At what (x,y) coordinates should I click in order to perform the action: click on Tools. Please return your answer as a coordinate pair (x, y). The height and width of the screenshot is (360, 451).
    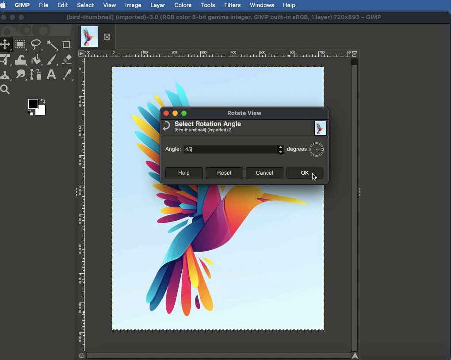
    Looking at the image, I should click on (208, 5).